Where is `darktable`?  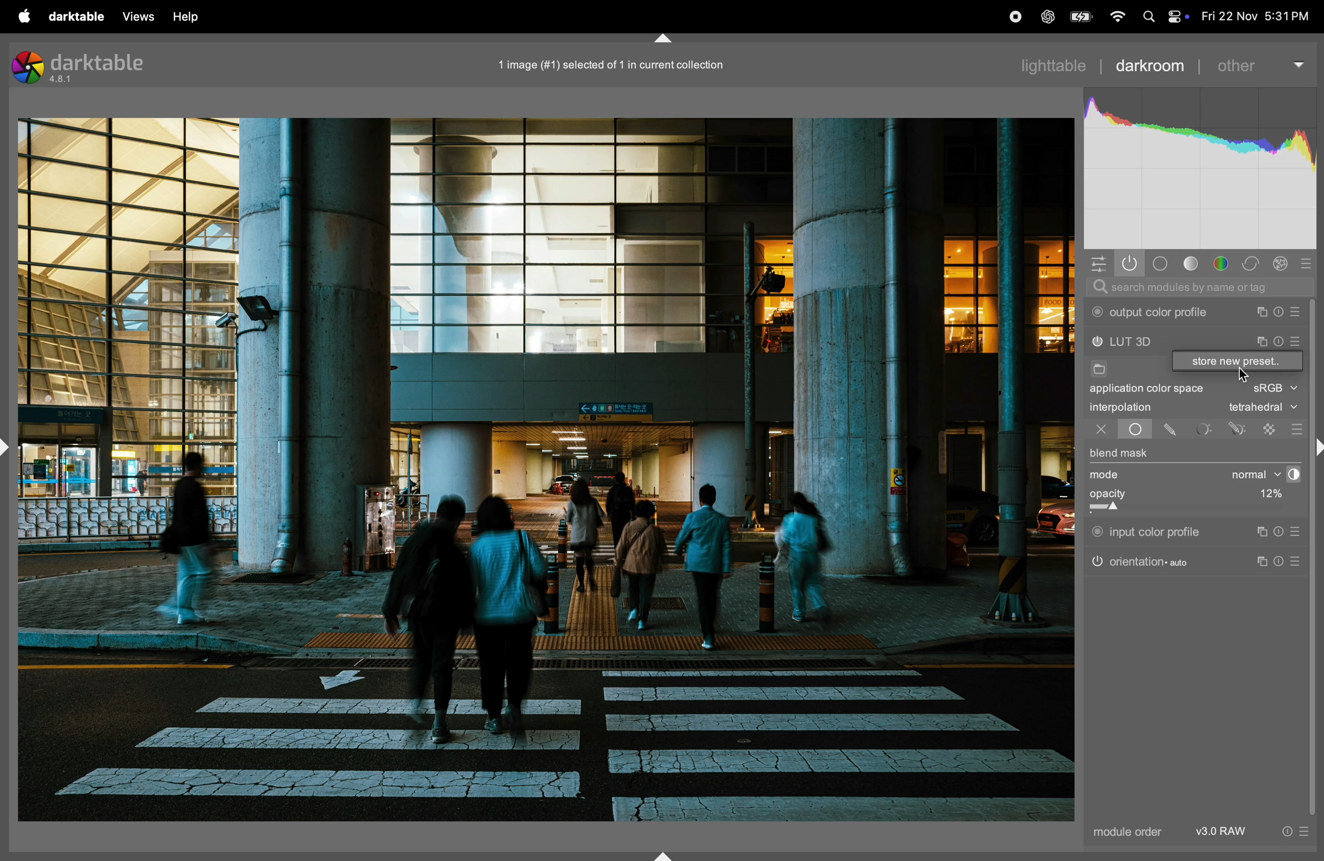 darktable is located at coordinates (72, 15).